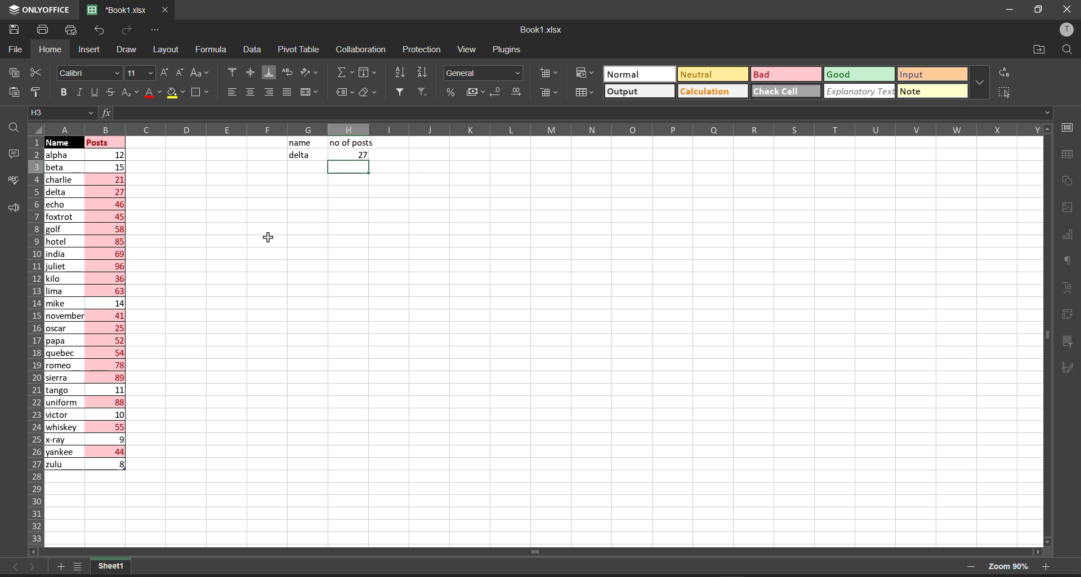 The width and height of the screenshot is (1081, 577). What do you see at coordinates (88, 50) in the screenshot?
I see `insert` at bounding box center [88, 50].